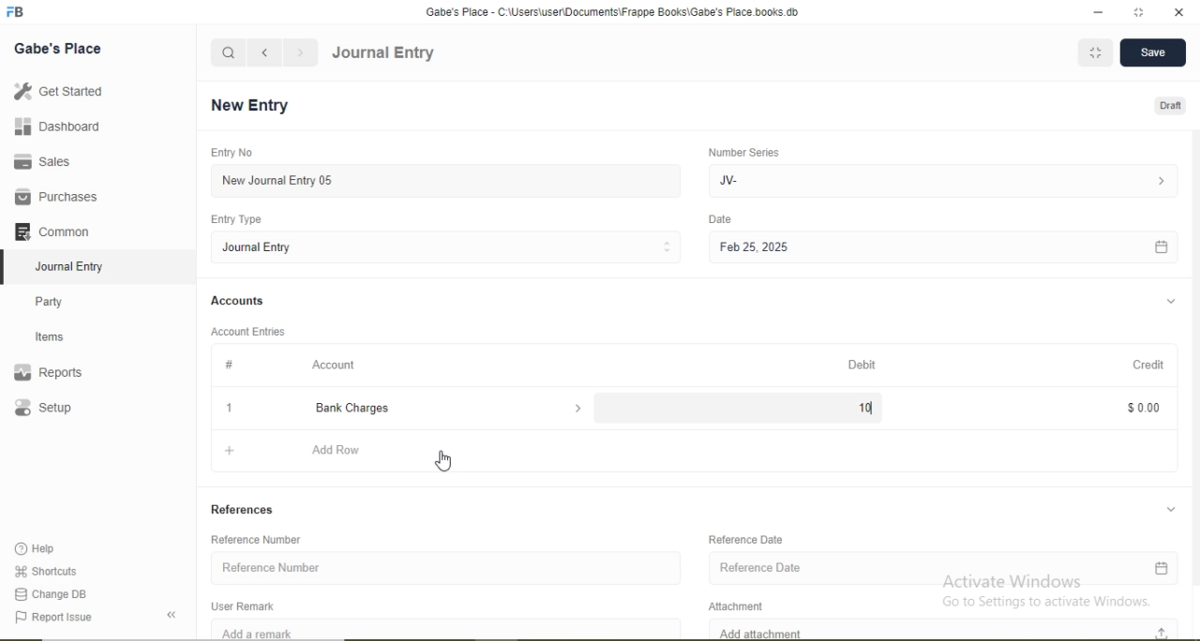 Image resolution: width=1200 pixels, height=641 pixels. Describe the element at coordinates (73, 618) in the screenshot. I see `‘Report Issue` at that location.